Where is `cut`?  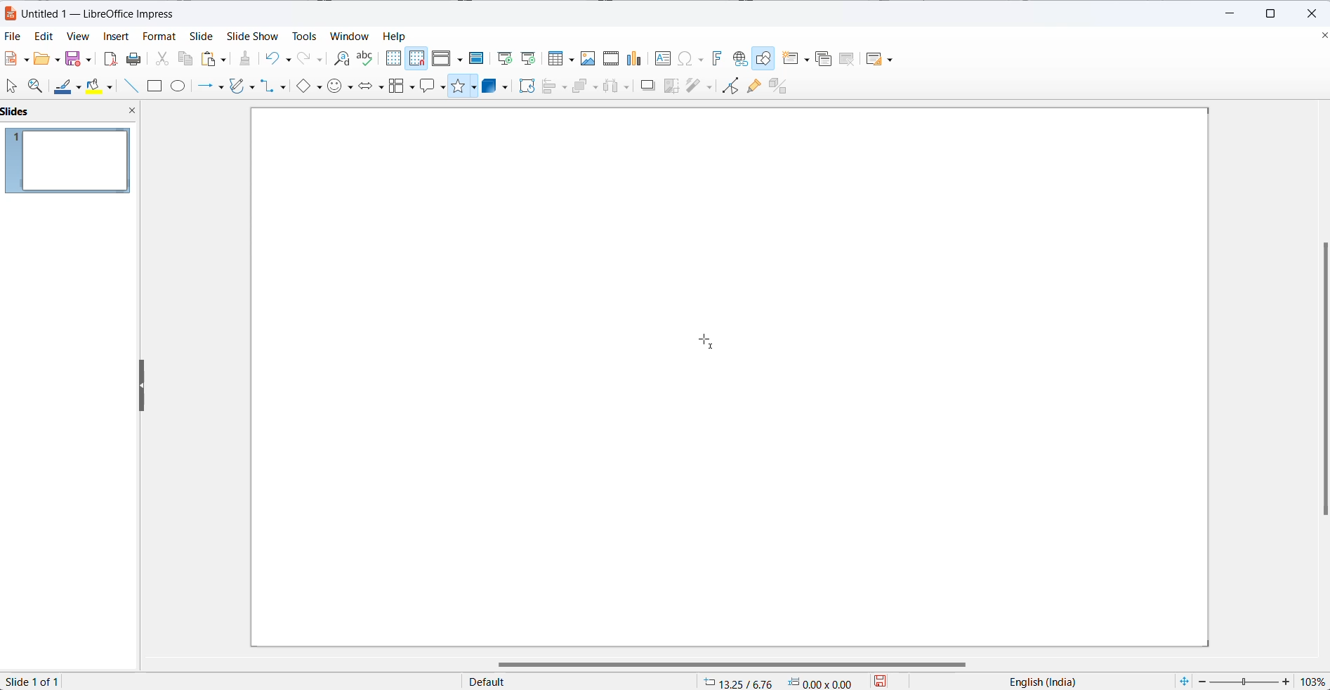 cut is located at coordinates (162, 58).